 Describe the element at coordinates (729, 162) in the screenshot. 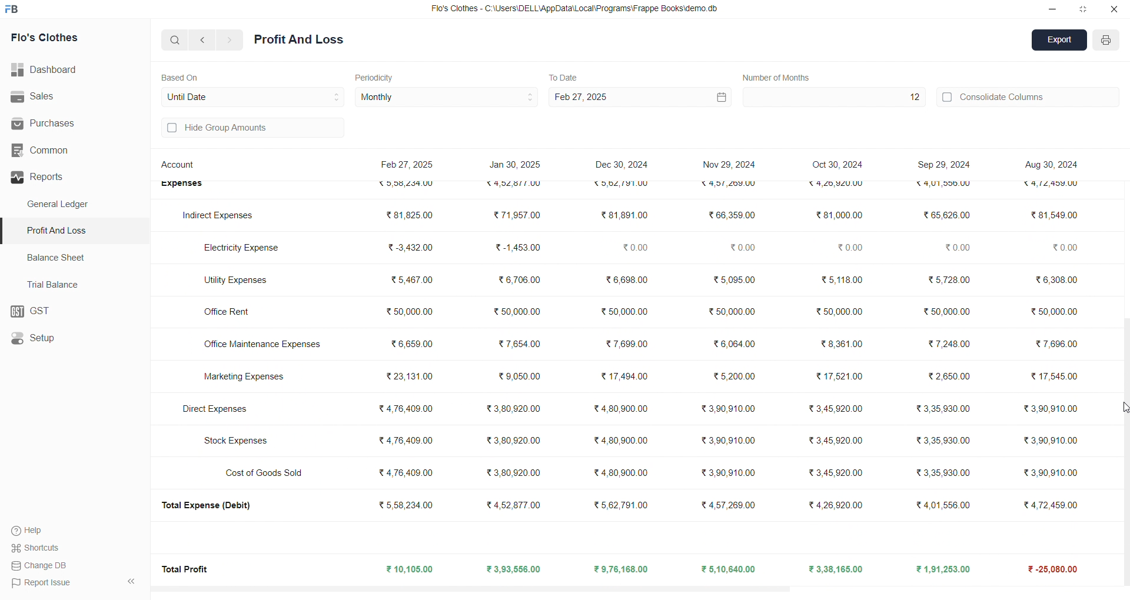

I see `Nov 29, 2024` at that location.